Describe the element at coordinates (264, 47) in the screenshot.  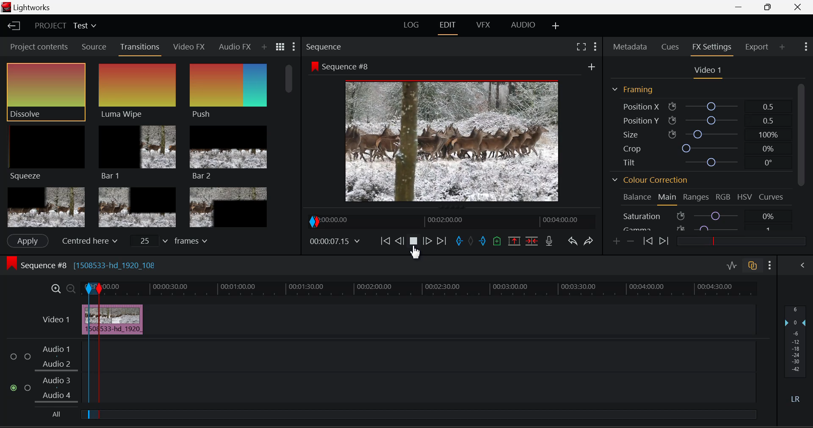
I see `Add Panel` at that location.